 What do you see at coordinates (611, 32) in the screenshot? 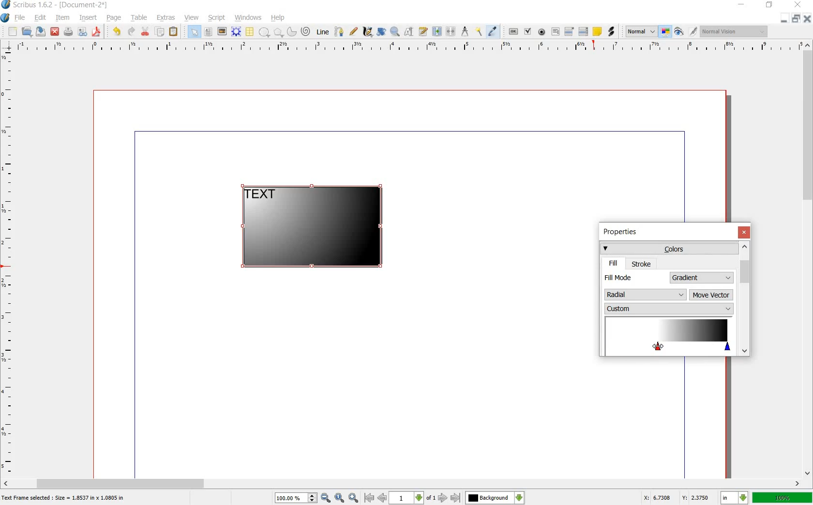
I see `link annotation` at bounding box center [611, 32].